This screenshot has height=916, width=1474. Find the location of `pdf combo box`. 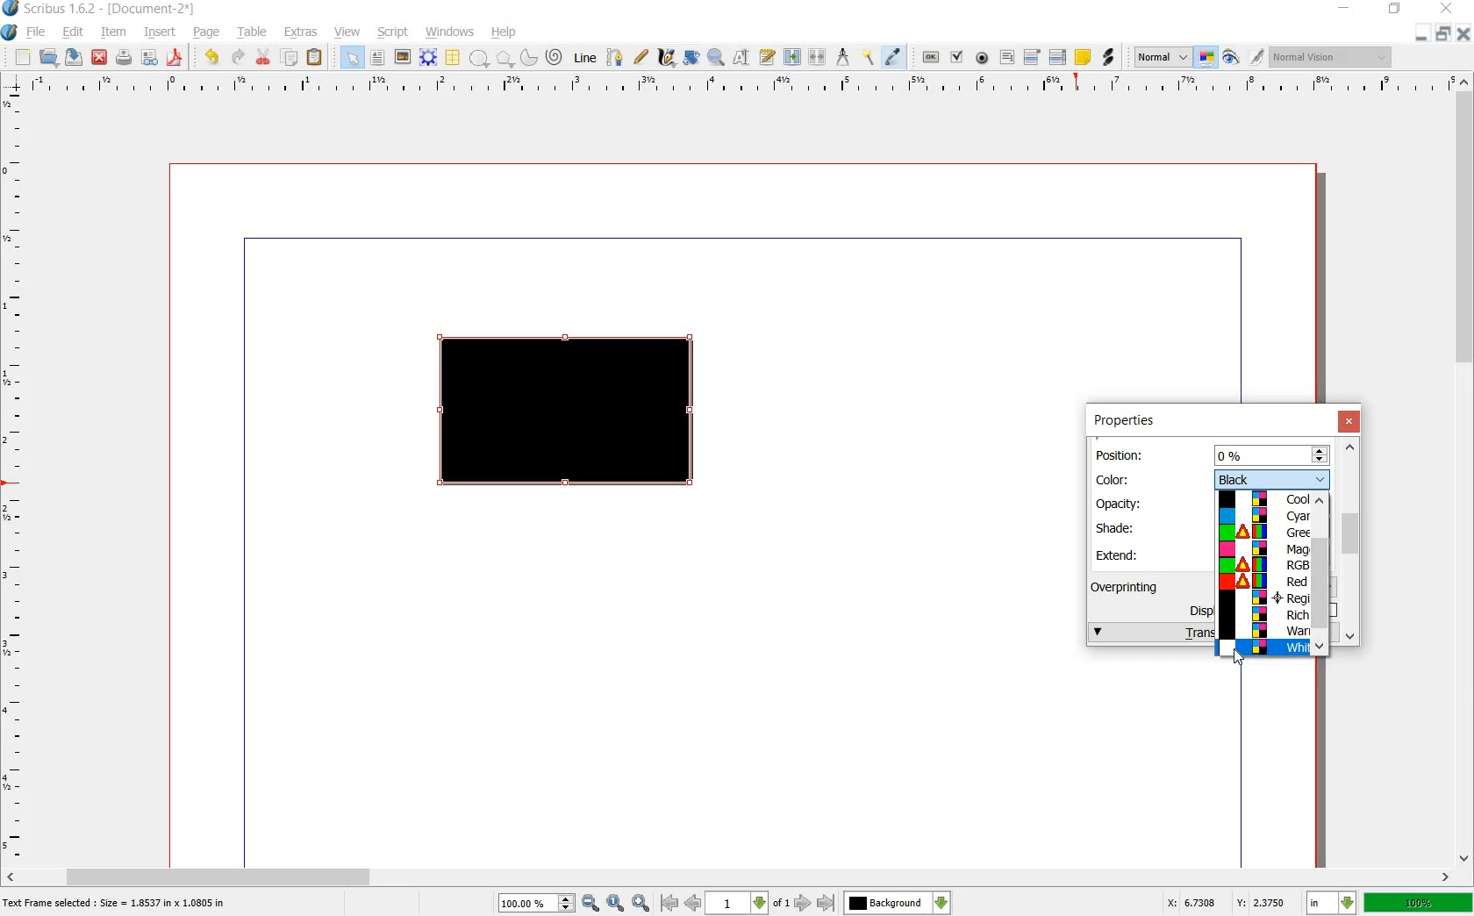

pdf combo box is located at coordinates (1033, 56).